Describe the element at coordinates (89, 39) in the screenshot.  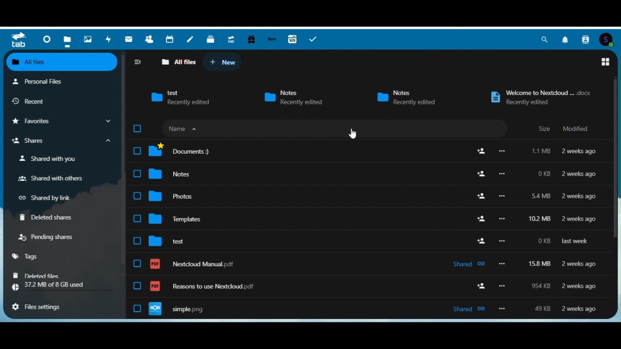
I see `Photos` at that location.